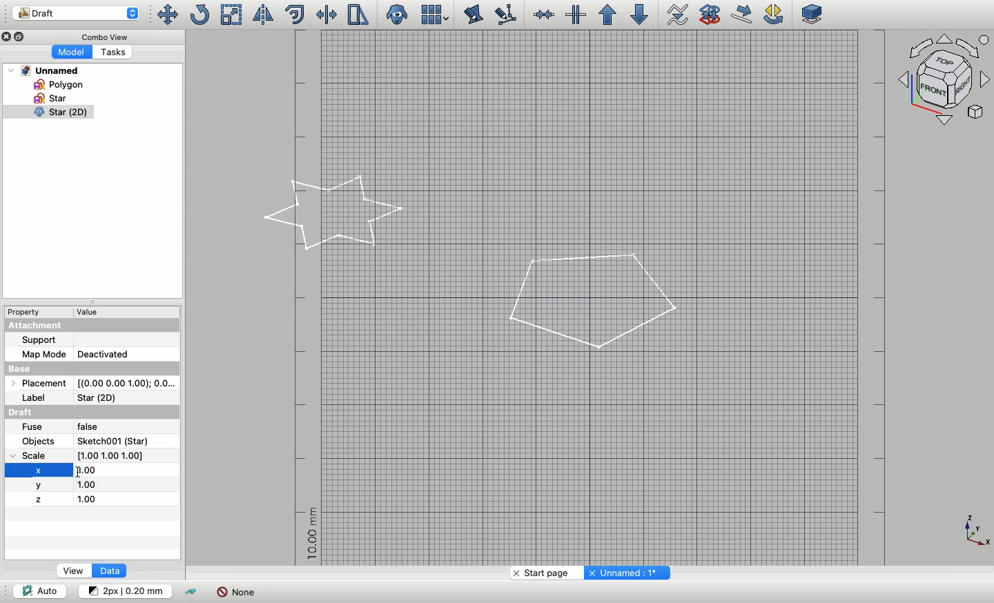 Image resolution: width=994 pixels, height=603 pixels. I want to click on Y, so click(41, 485).